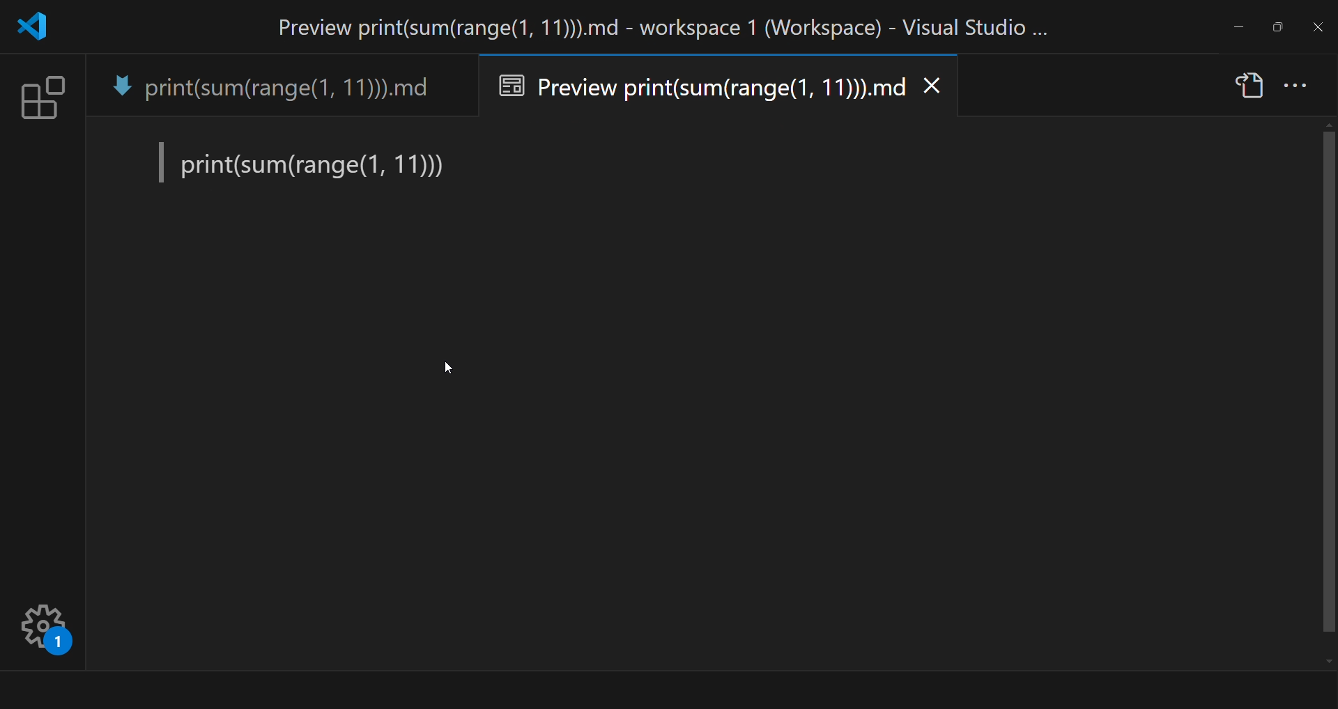 Image resolution: width=1338 pixels, height=709 pixels. I want to click on Cursor, so click(447, 363).